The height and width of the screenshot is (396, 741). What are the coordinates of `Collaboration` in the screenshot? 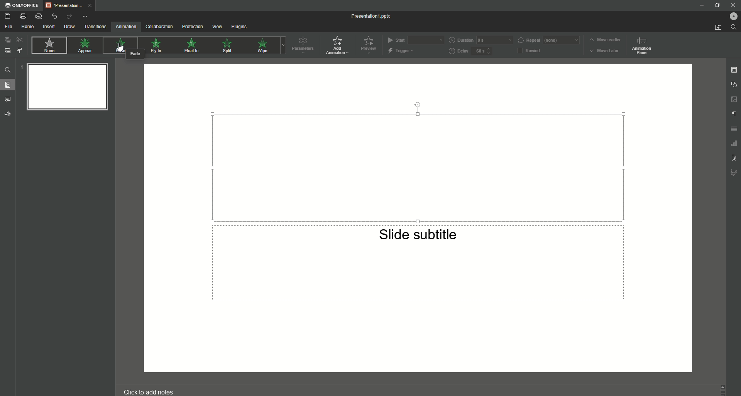 It's located at (158, 27).